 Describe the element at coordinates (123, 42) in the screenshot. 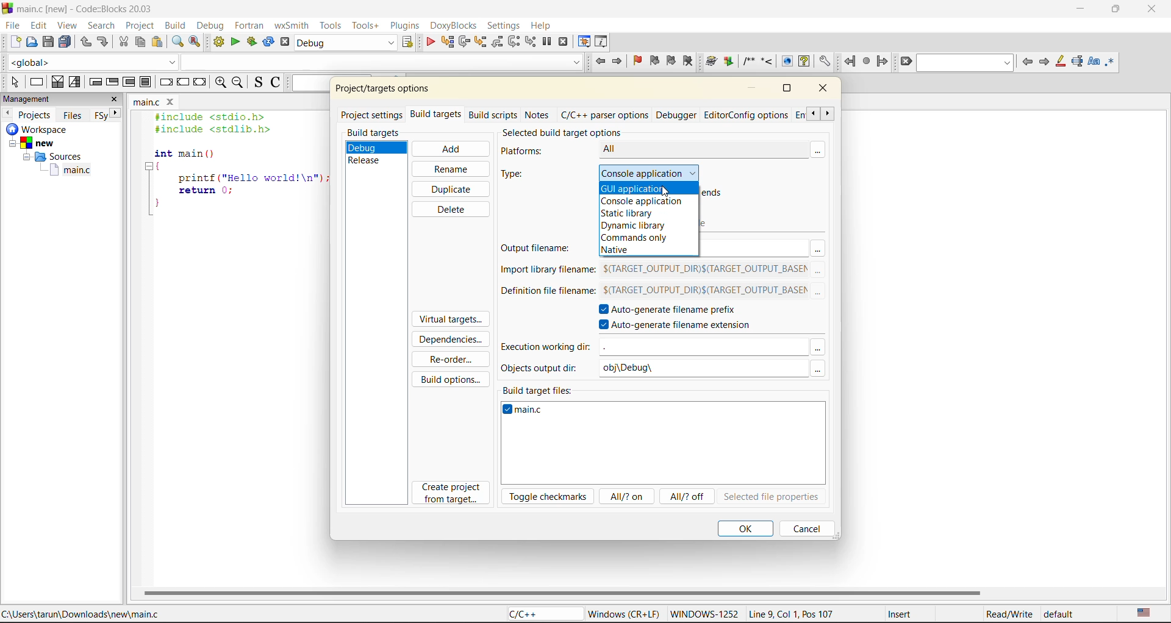

I see `cut` at that location.